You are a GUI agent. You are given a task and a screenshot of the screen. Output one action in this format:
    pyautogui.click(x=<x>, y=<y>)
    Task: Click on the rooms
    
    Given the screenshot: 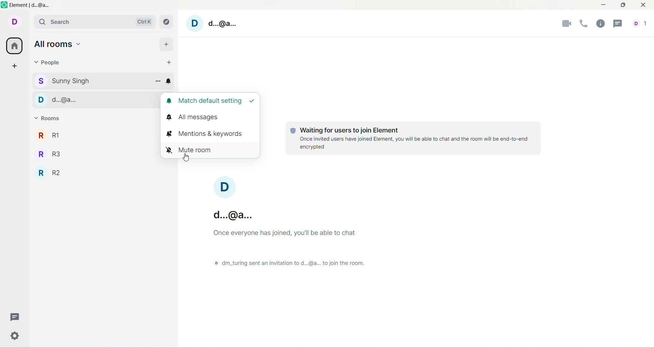 What is the action you would take?
    pyautogui.click(x=48, y=120)
    